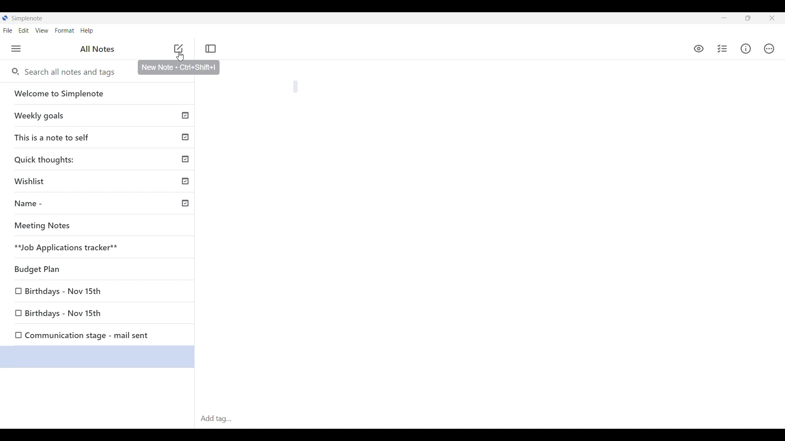  What do you see at coordinates (65, 31) in the screenshot?
I see `Format` at bounding box center [65, 31].